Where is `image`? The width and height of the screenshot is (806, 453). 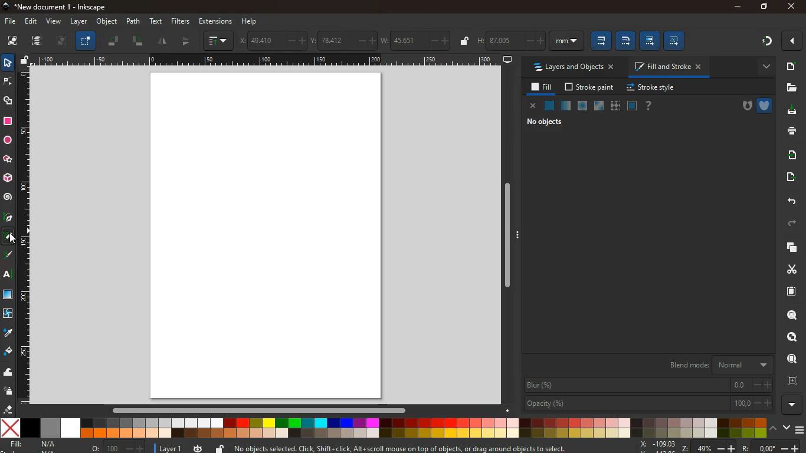 image is located at coordinates (12, 40).